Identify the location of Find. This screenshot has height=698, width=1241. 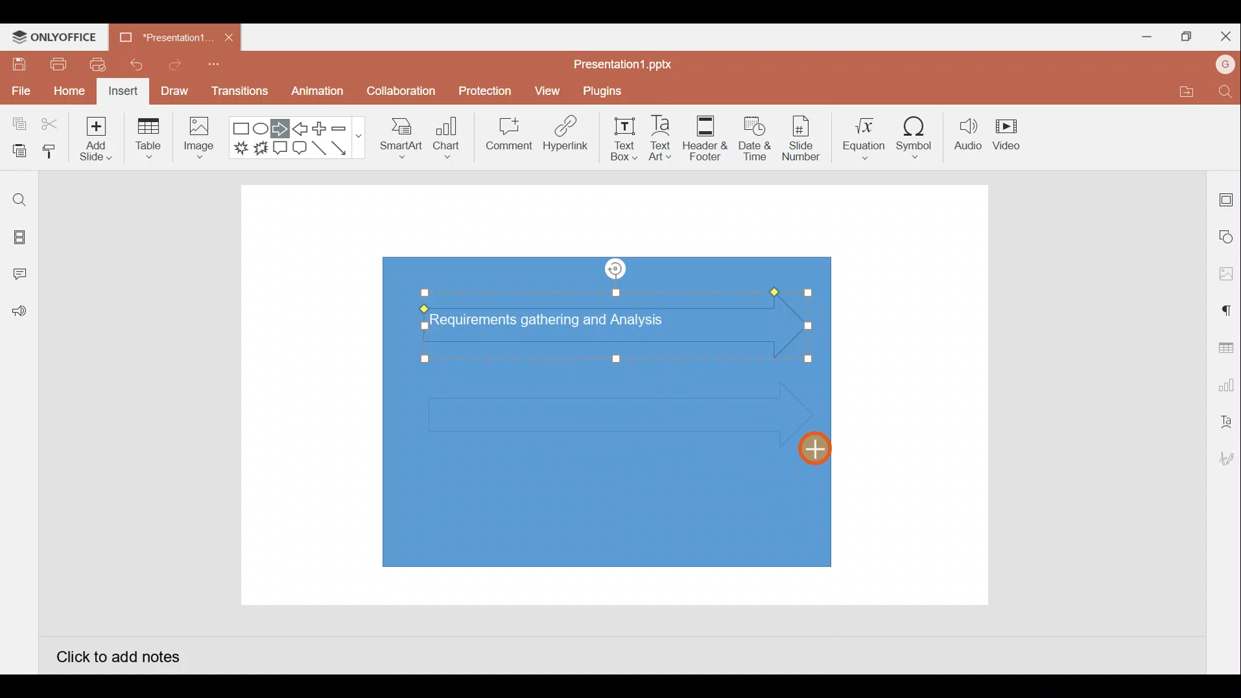
(19, 200).